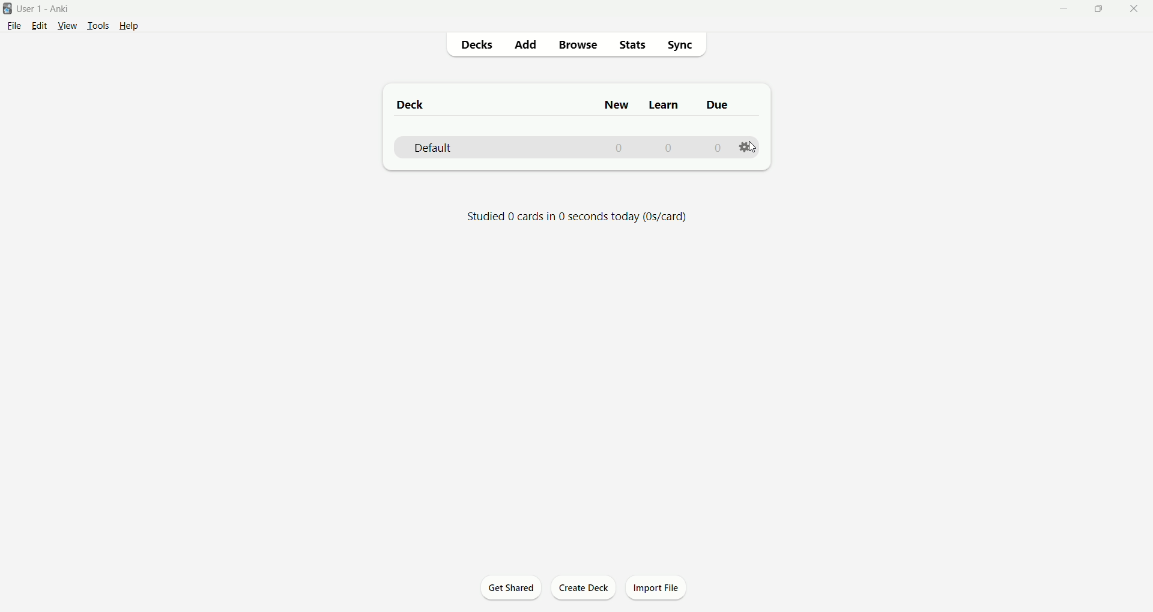  I want to click on create deck, so click(587, 589).